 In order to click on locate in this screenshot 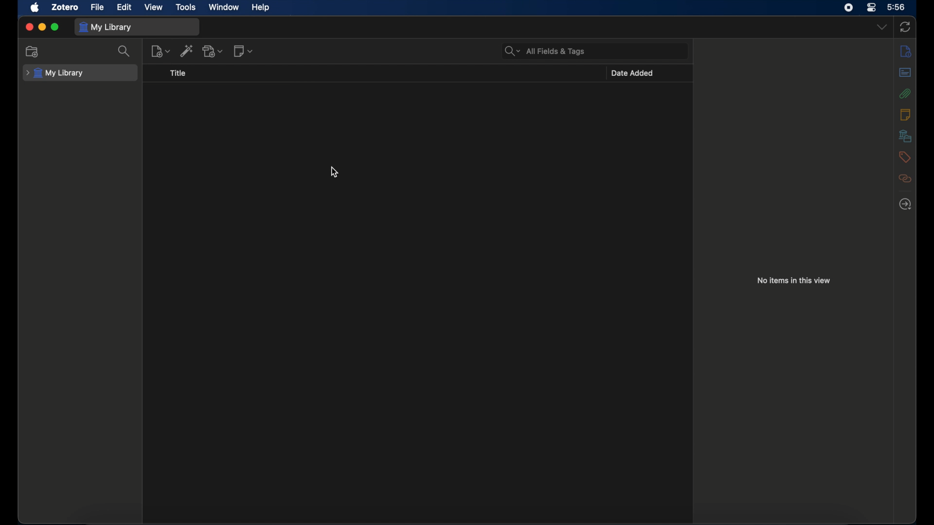, I will do `click(906, 204)`.